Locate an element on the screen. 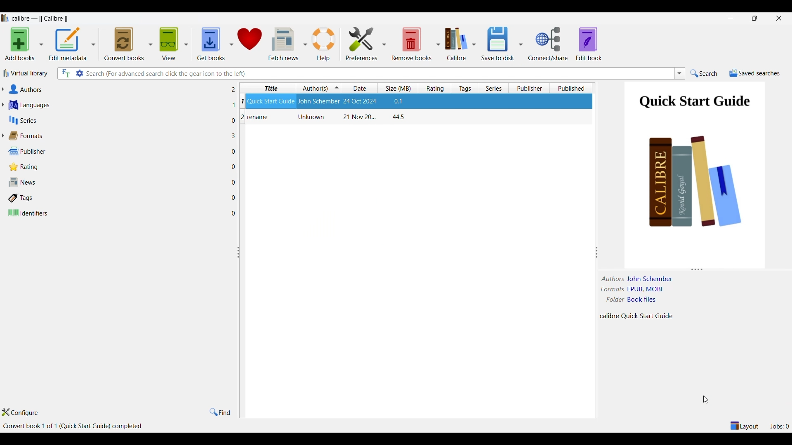 This screenshot has height=445, width=792. Calibre is located at coordinates (456, 44).